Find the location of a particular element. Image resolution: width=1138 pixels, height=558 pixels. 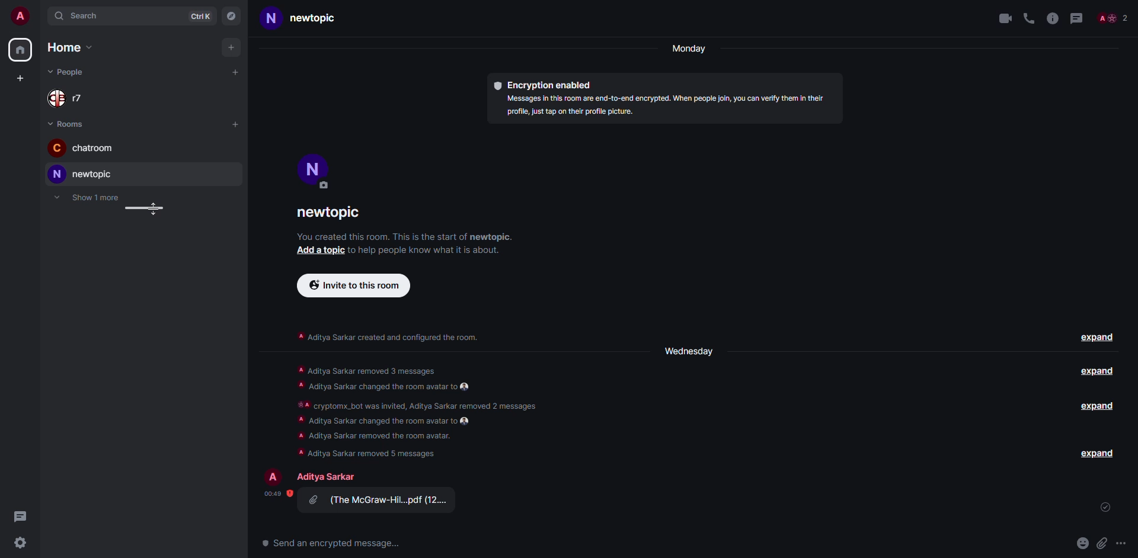

search is located at coordinates (79, 16).